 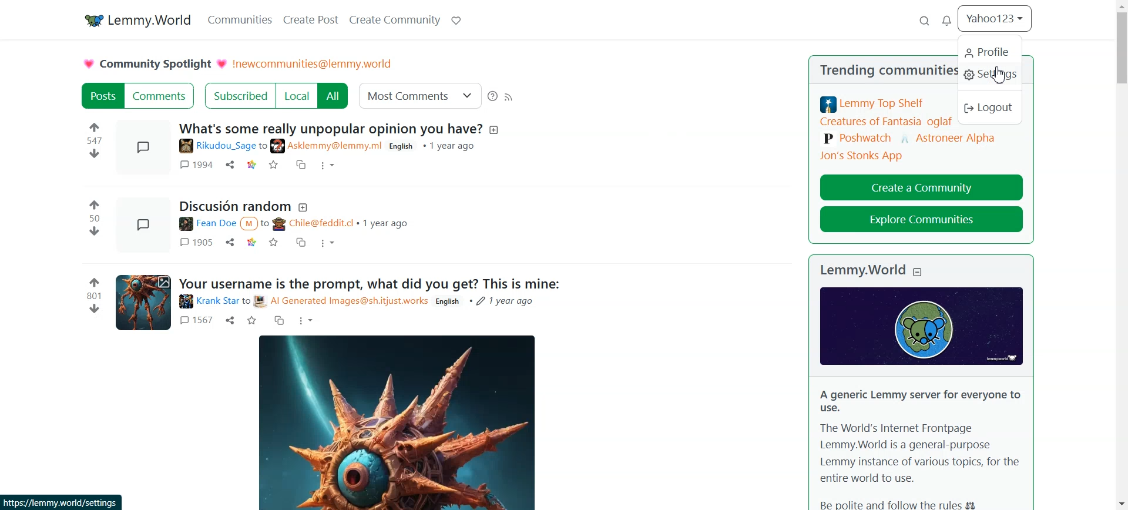 I want to click on save, so click(x=275, y=165).